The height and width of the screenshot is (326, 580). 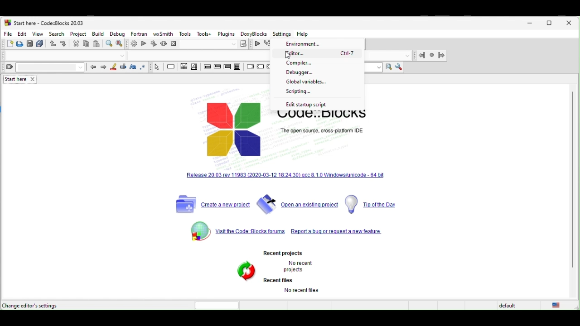 What do you see at coordinates (299, 205) in the screenshot?
I see `open an existing project` at bounding box center [299, 205].